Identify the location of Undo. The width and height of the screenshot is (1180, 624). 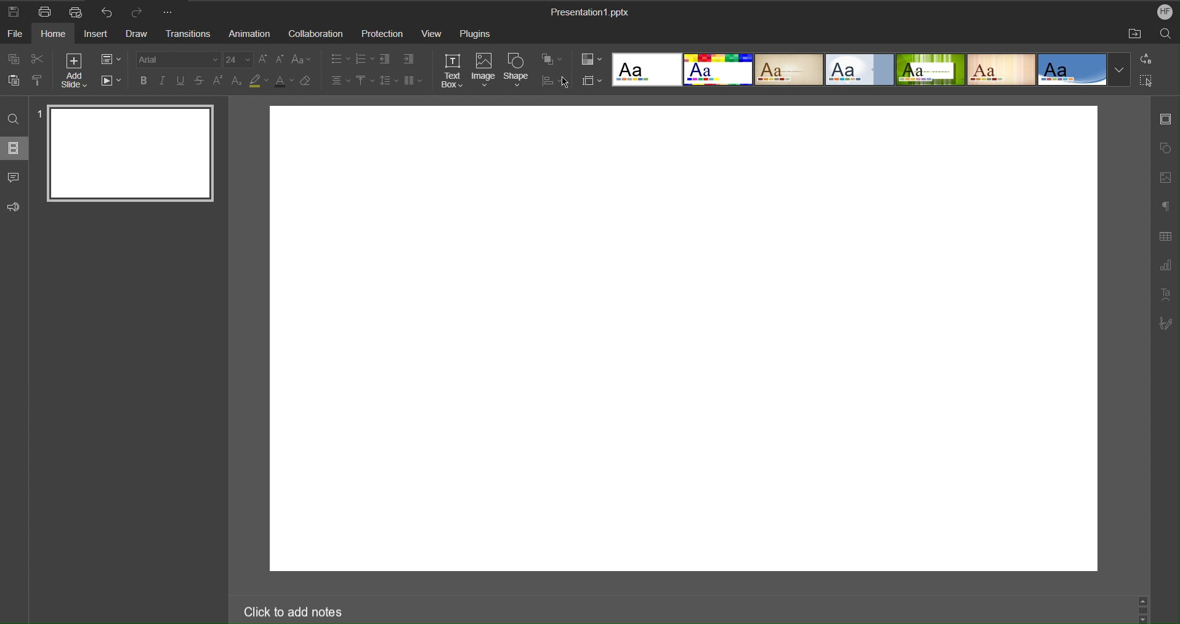
(108, 11).